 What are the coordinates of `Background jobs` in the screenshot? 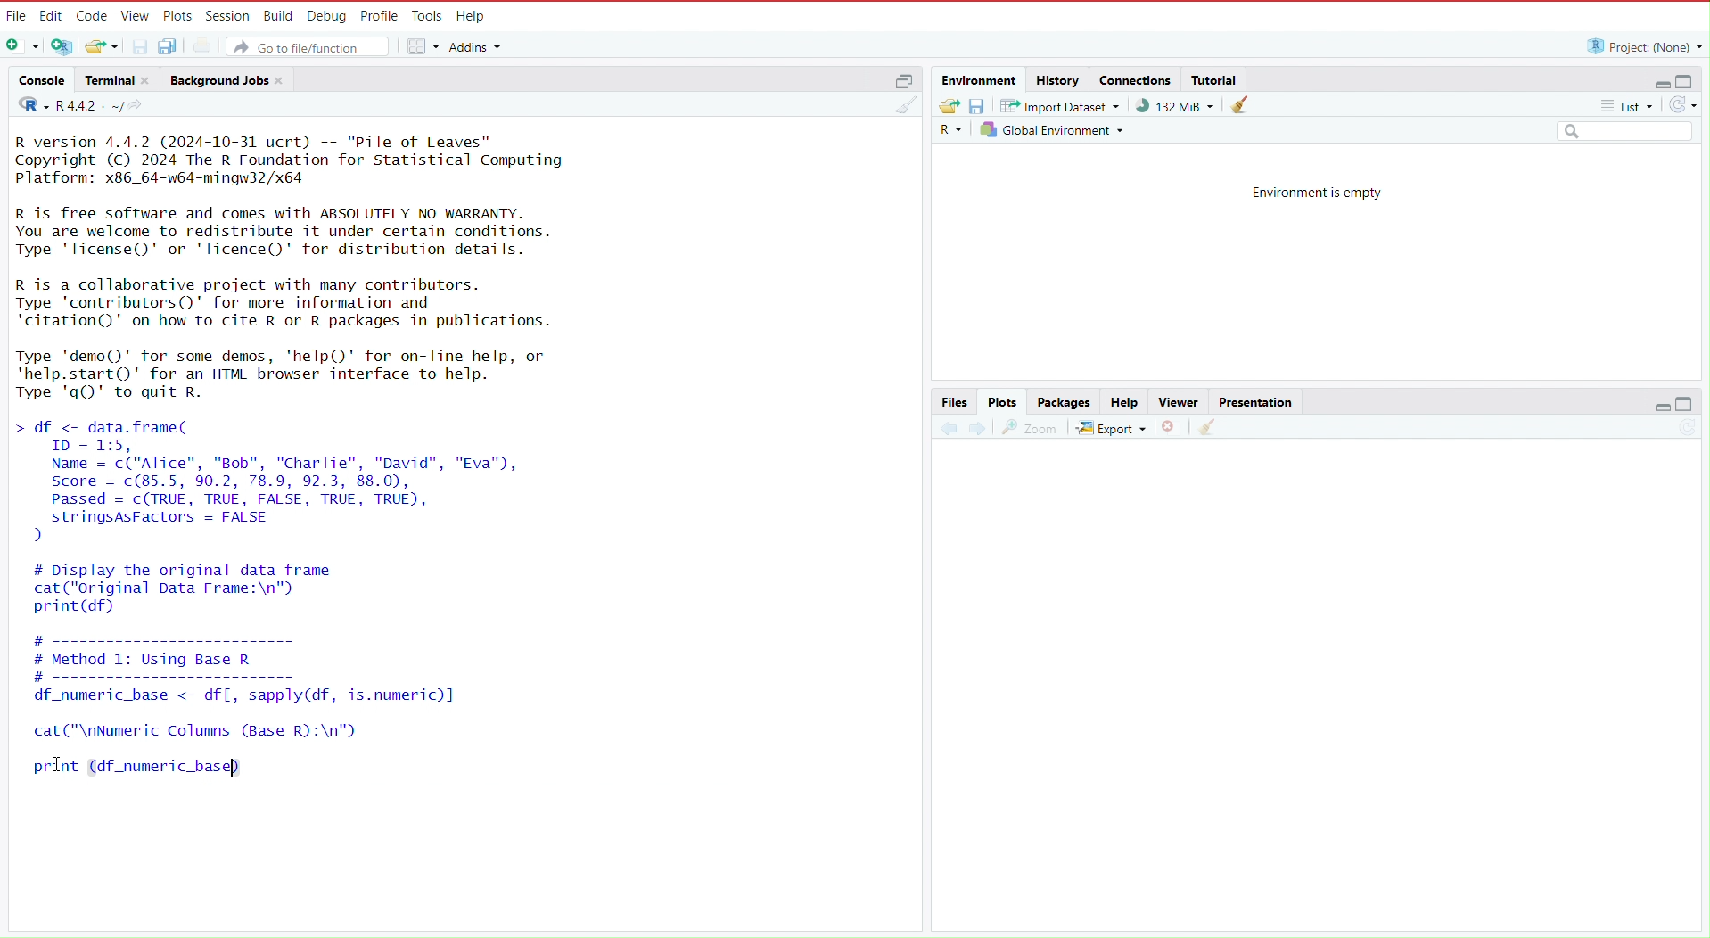 It's located at (218, 78).